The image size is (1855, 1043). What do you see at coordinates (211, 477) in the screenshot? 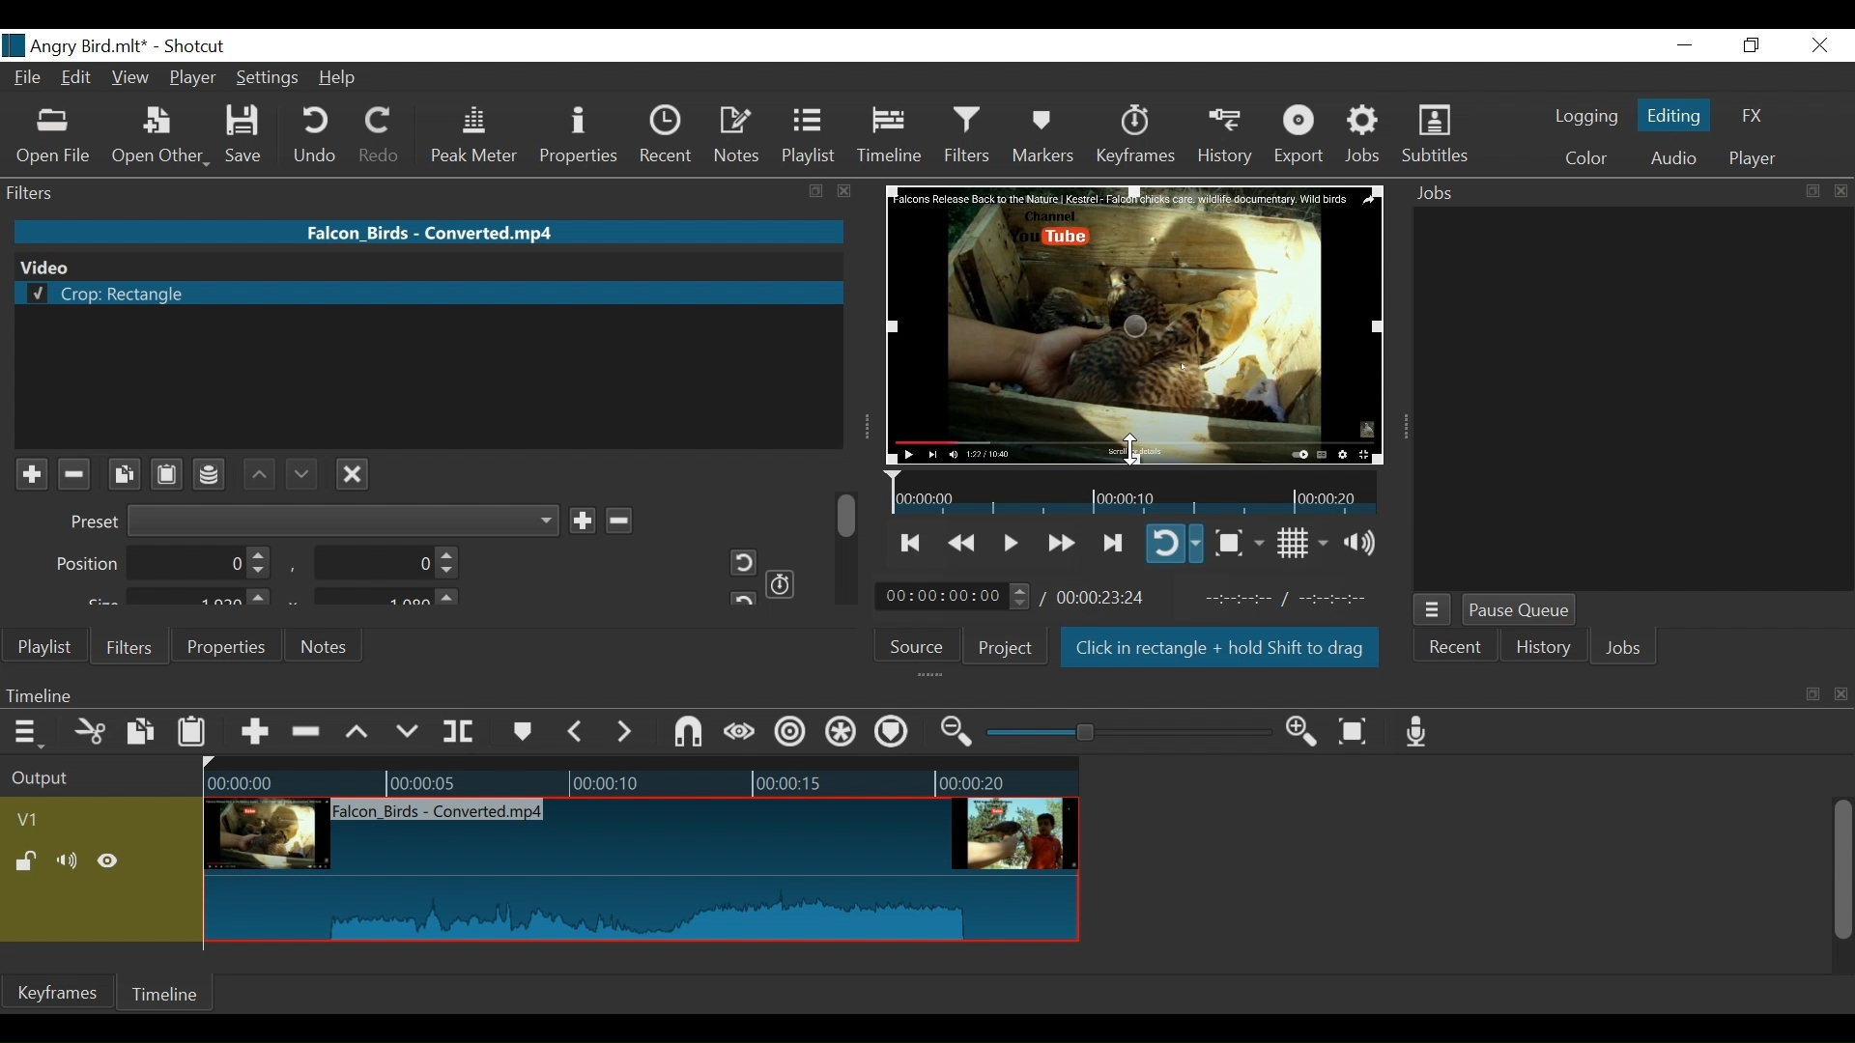
I see `Channel` at bounding box center [211, 477].